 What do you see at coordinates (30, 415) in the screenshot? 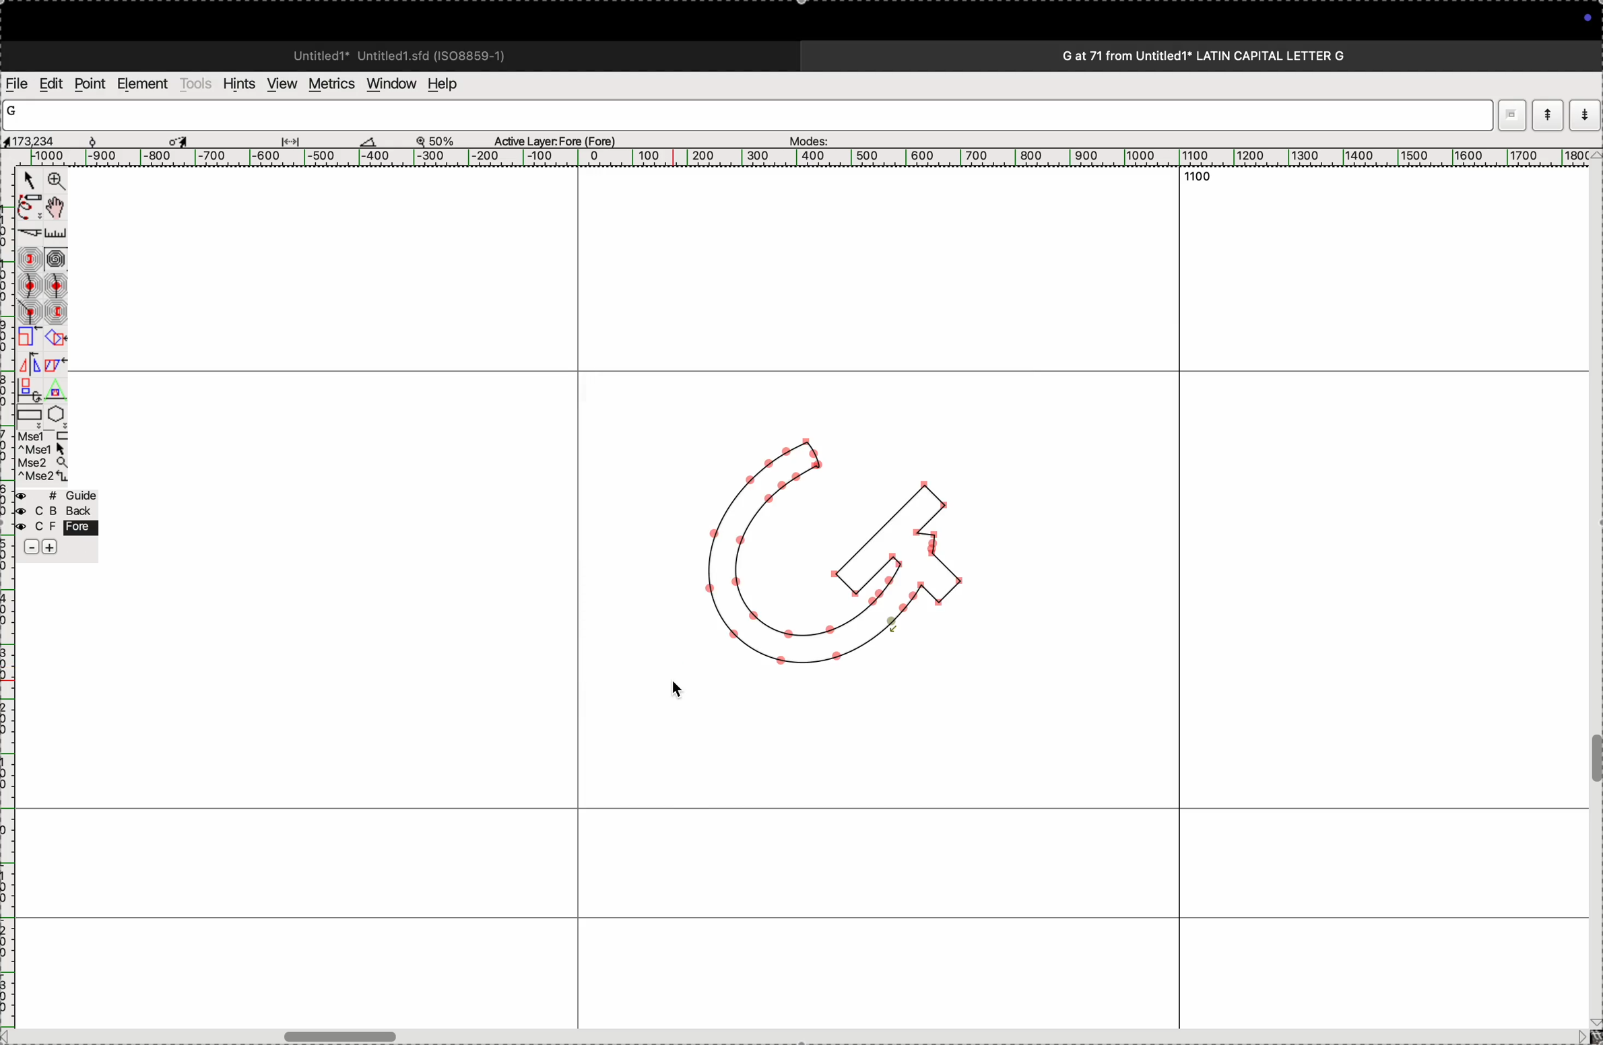
I see `rectangle/ellipse` at bounding box center [30, 415].